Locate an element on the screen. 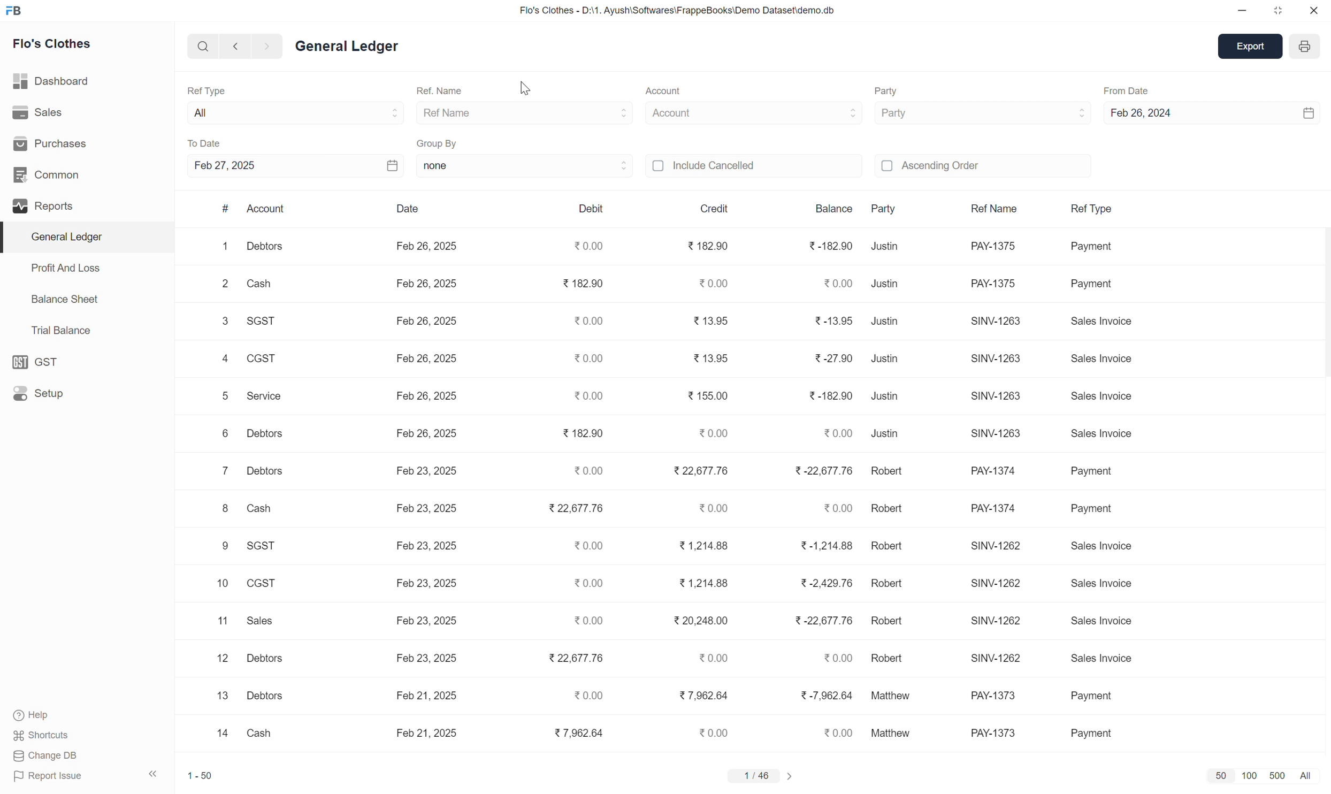 Image resolution: width=1331 pixels, height=794 pixels. 0.00 is located at coordinates (586, 695).